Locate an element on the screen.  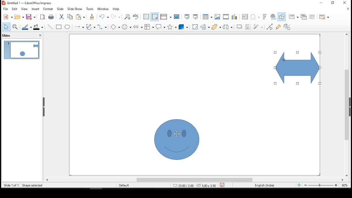
close pane is located at coordinates (41, 35).